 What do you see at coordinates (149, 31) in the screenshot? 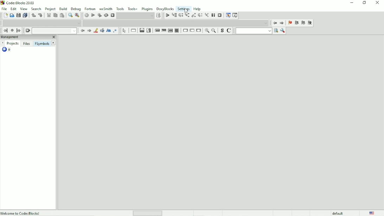
I see `Selection` at bounding box center [149, 31].